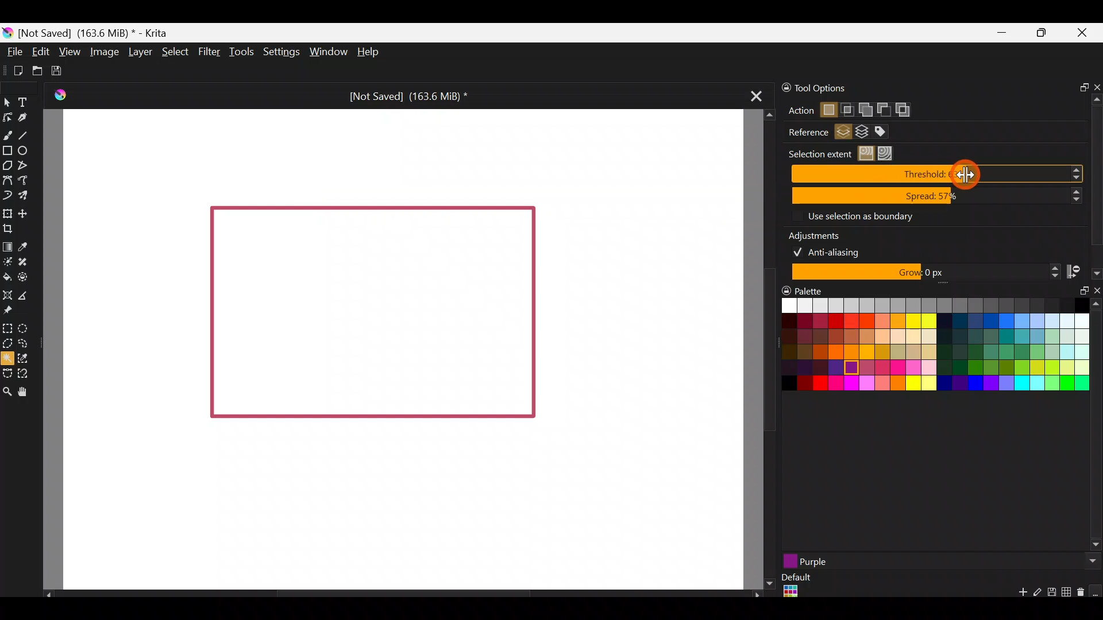  I want to click on Enclose & fill tool, so click(28, 277).